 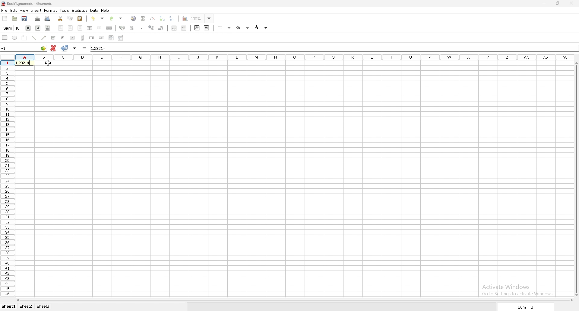 I want to click on help, so click(x=106, y=11).